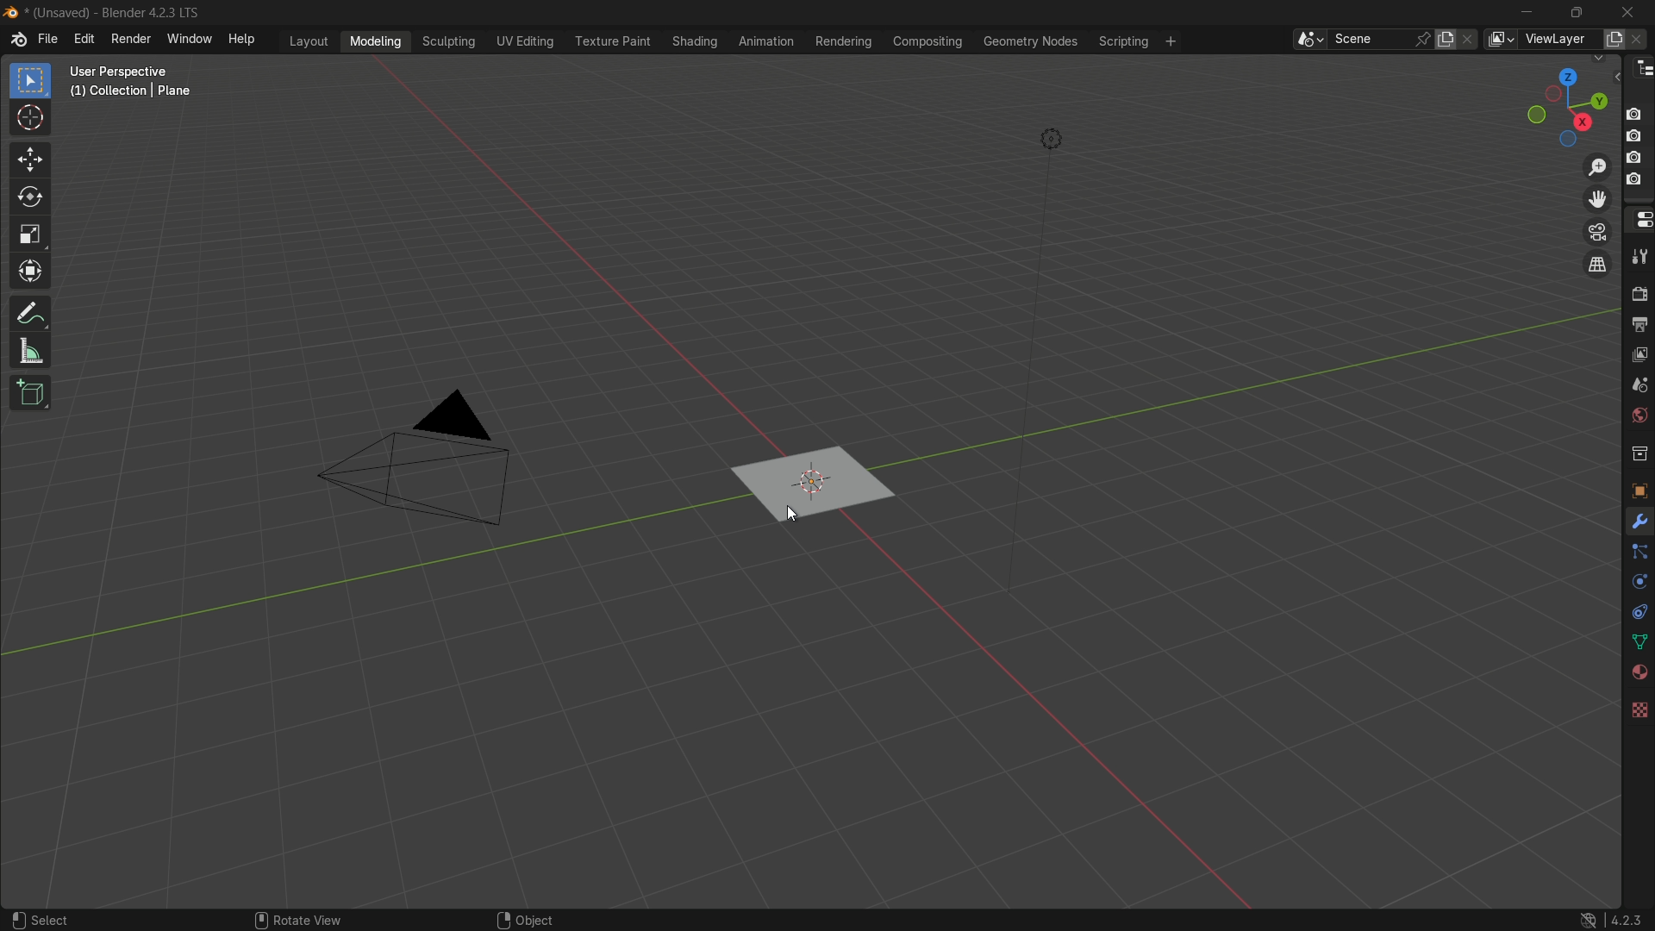 The image size is (1655, 931). I want to click on annotate, so click(29, 314).